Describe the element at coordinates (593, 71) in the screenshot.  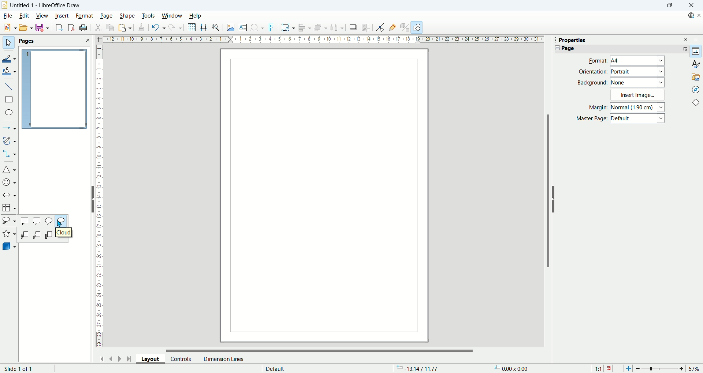
I see `Orientaion` at that location.